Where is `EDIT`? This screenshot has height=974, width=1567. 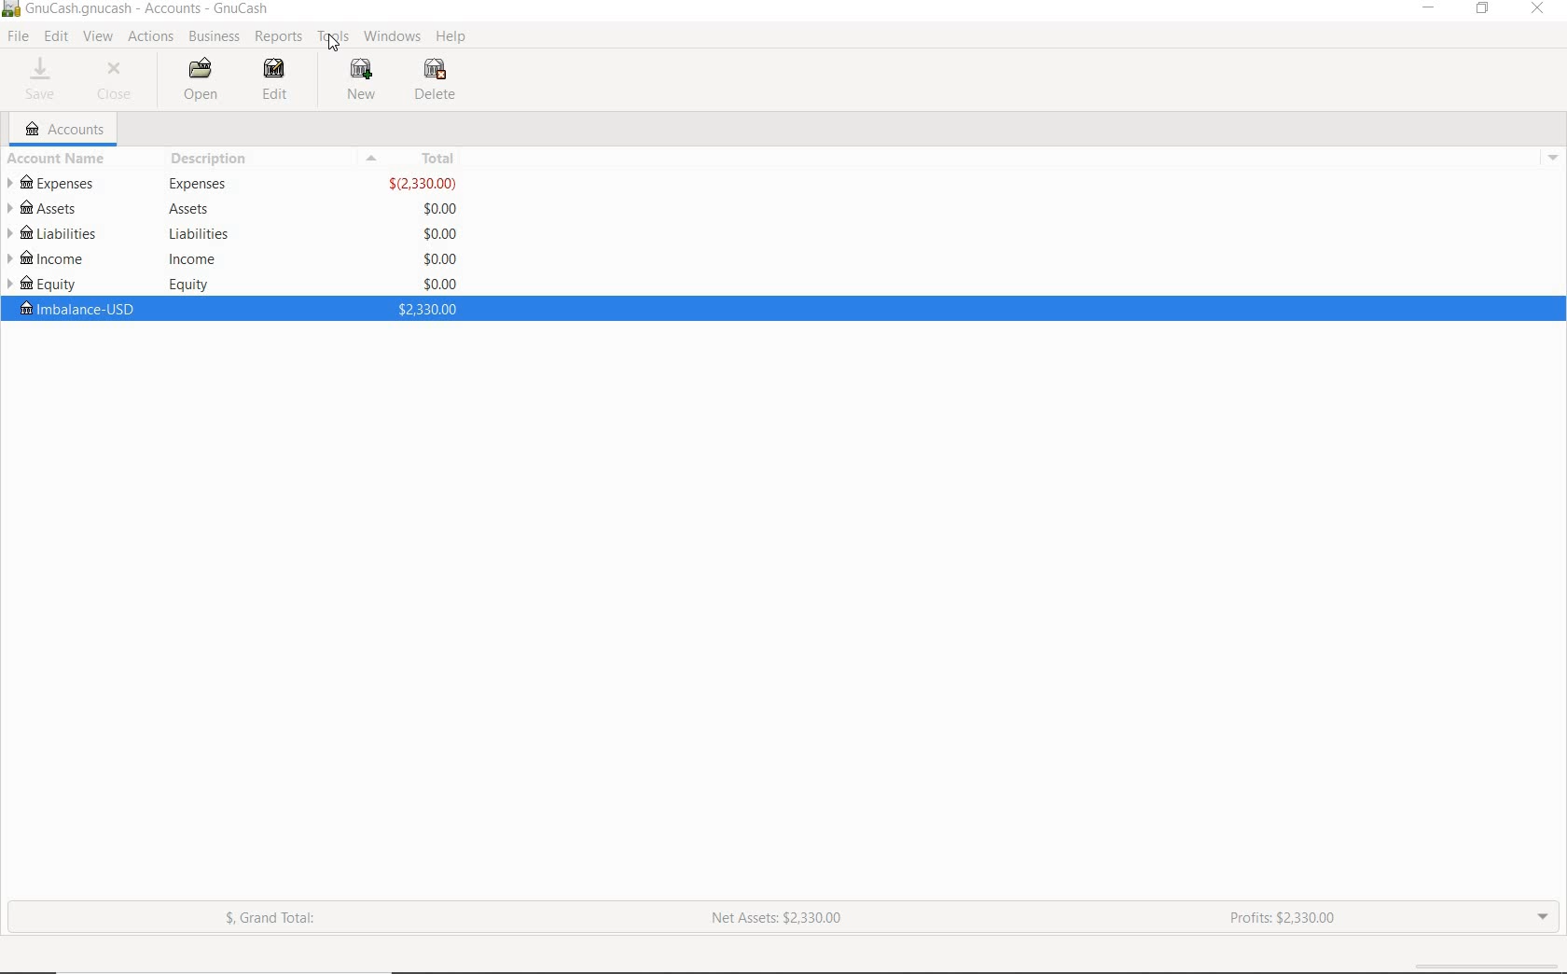
EDIT is located at coordinates (279, 81).